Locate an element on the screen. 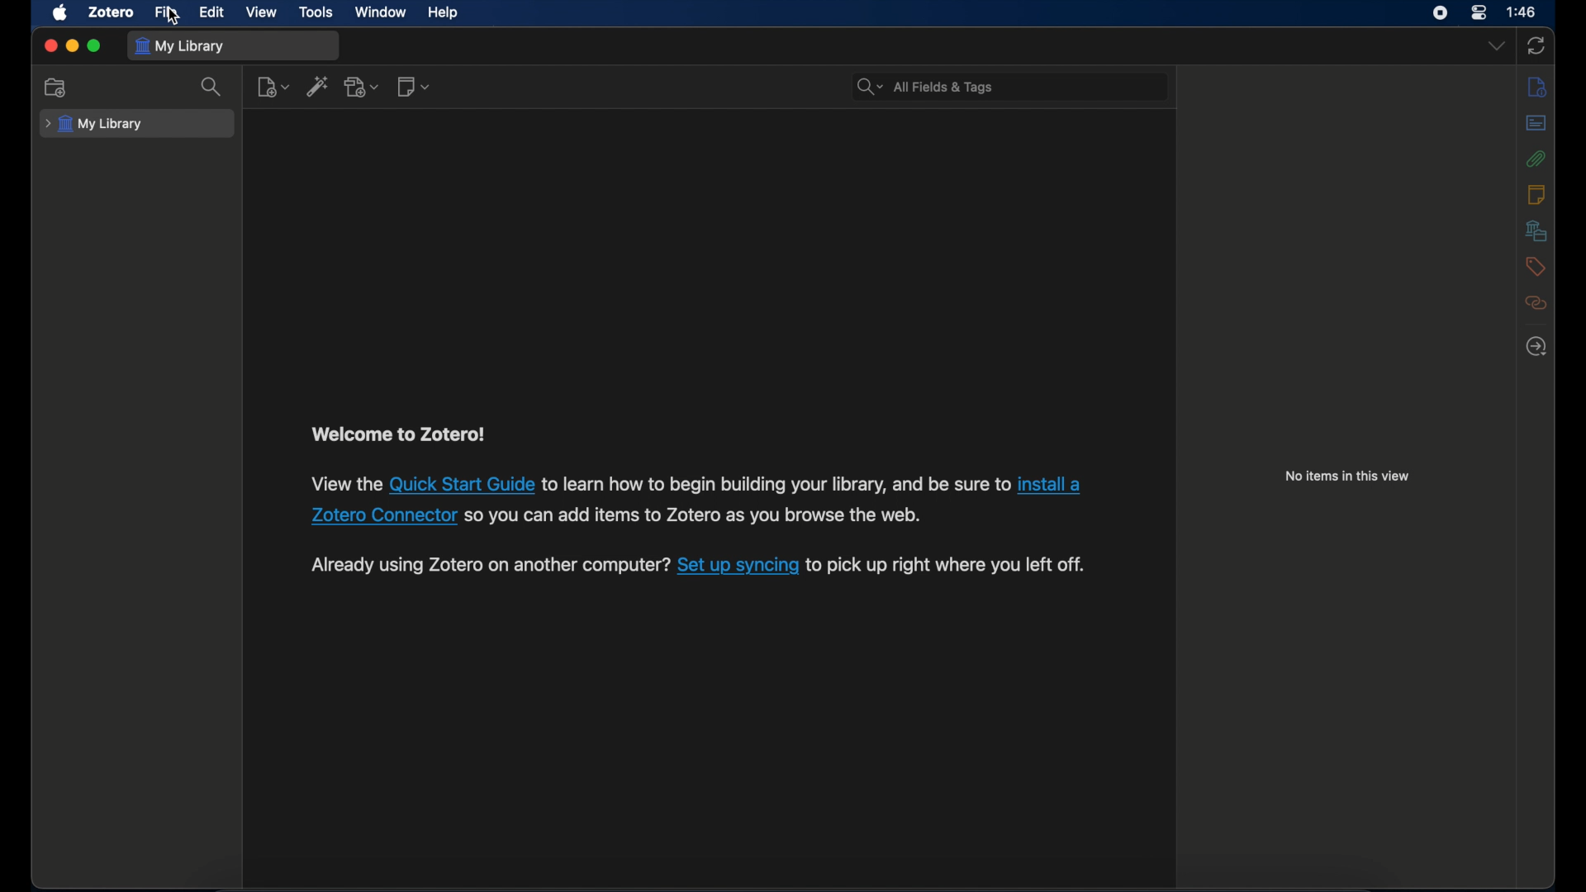 This screenshot has height=892, width=1586. new collection is located at coordinates (58, 87).